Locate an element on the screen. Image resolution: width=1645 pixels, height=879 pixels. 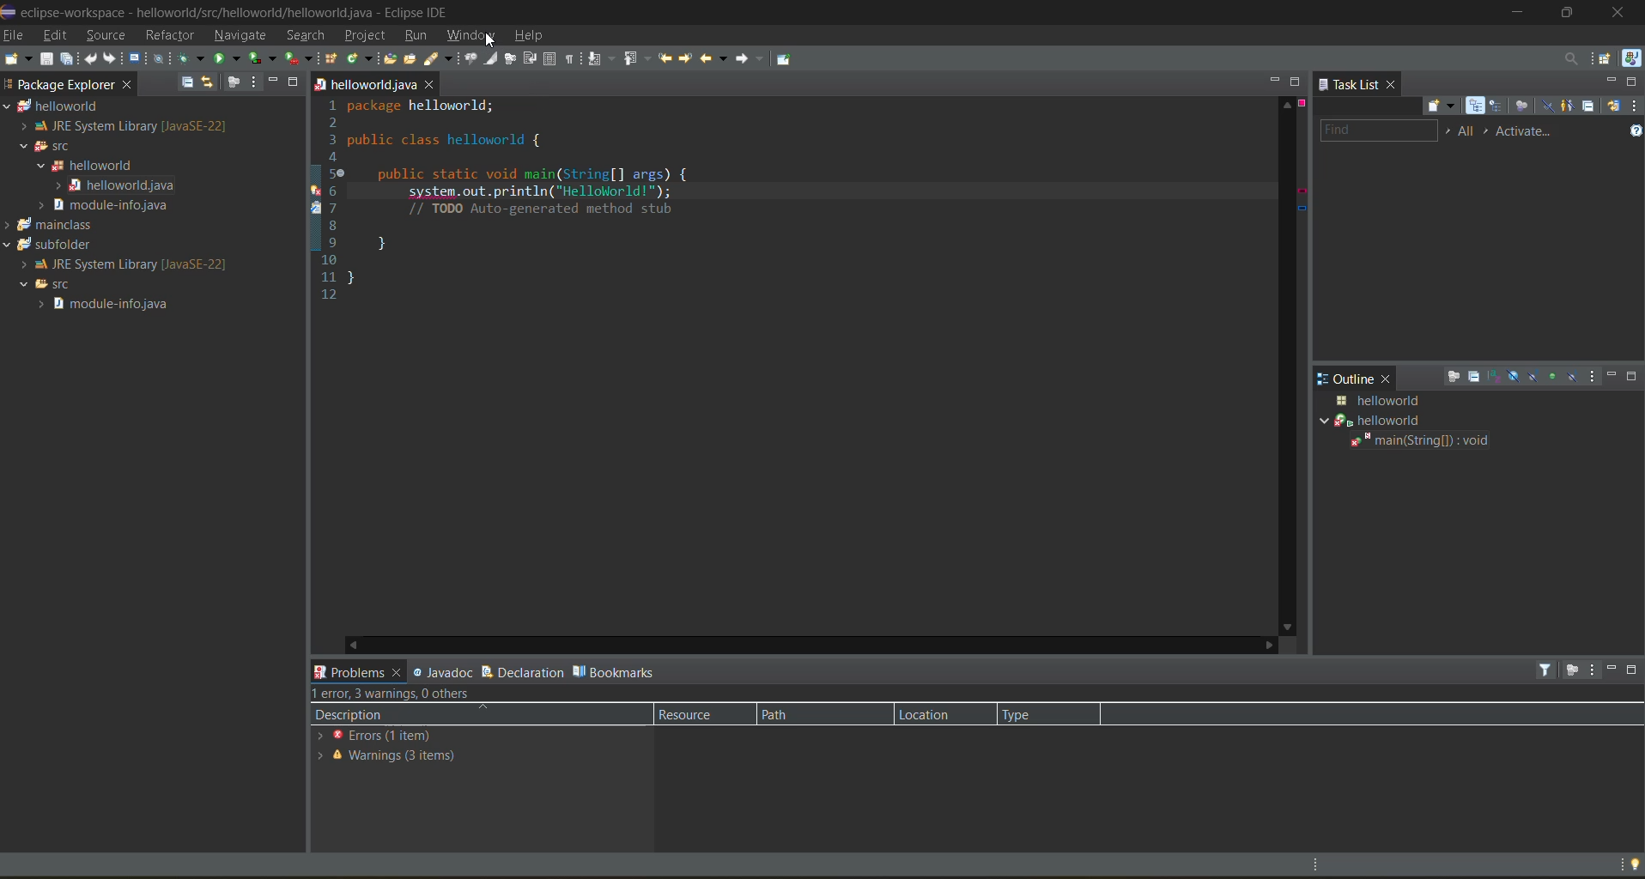
path is located at coordinates (811, 716).